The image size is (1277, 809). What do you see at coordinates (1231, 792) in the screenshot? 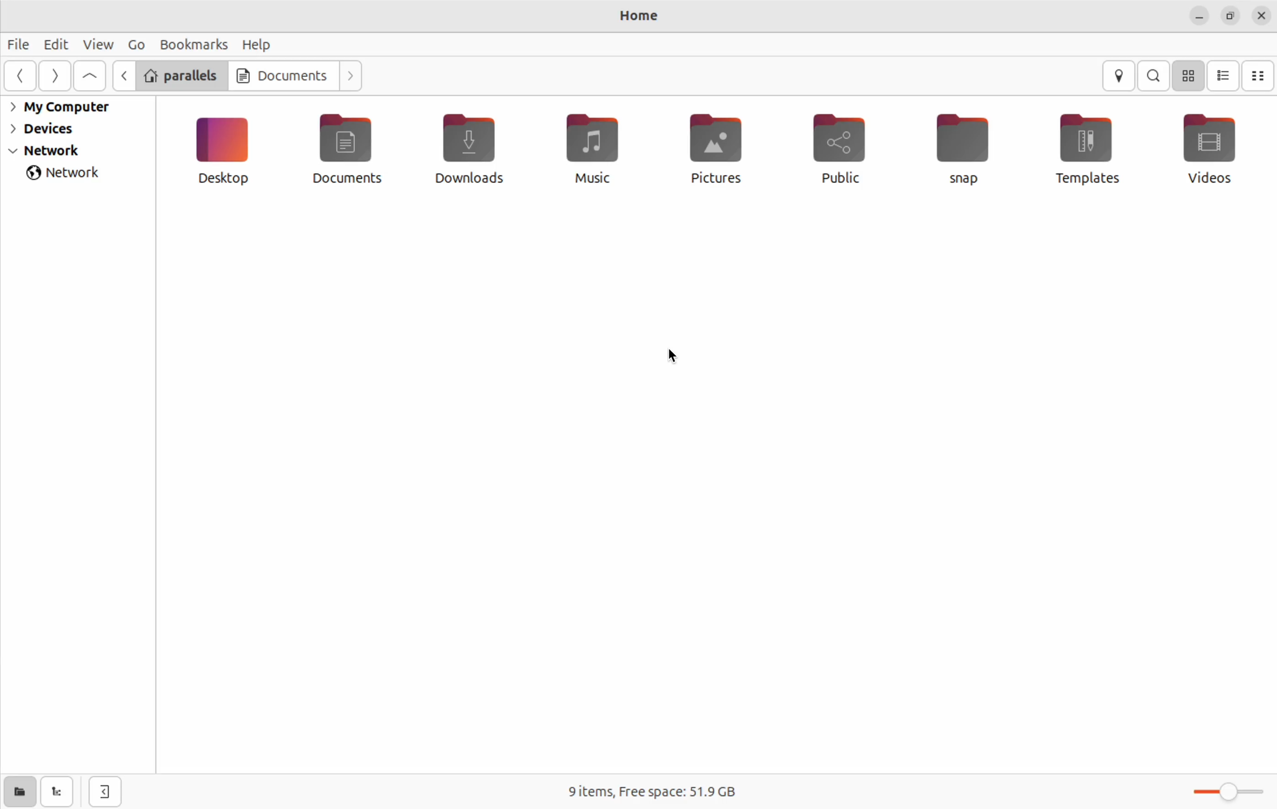
I see `slider` at bounding box center [1231, 792].